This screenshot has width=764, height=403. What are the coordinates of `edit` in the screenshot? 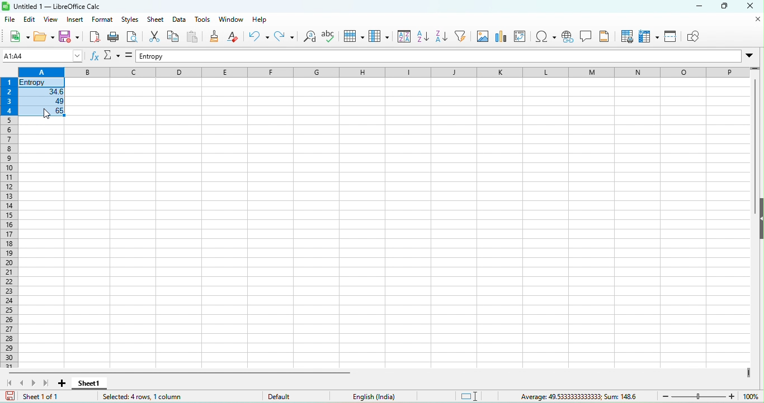 It's located at (30, 21).